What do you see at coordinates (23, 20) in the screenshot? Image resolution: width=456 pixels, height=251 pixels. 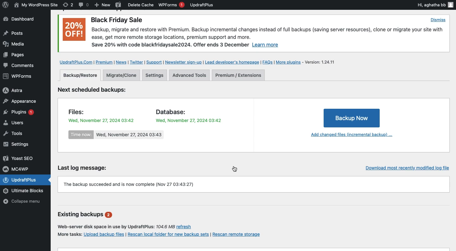 I see `Dashboard` at bounding box center [23, 20].